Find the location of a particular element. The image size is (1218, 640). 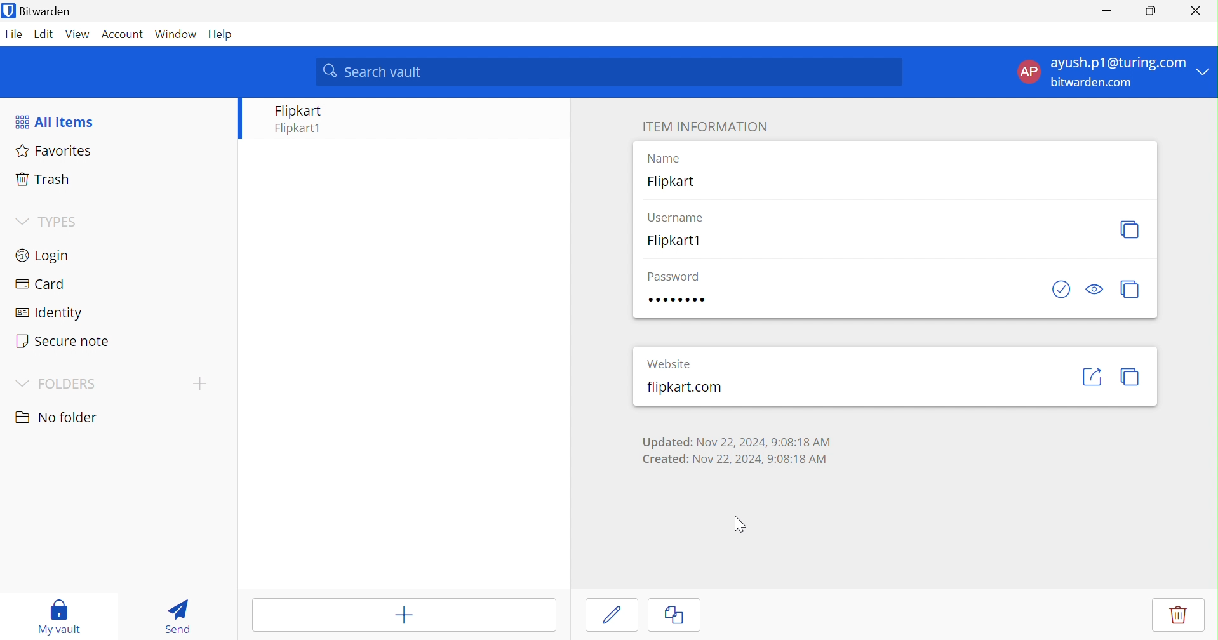

Check if password has been exposed is located at coordinates (1061, 288).